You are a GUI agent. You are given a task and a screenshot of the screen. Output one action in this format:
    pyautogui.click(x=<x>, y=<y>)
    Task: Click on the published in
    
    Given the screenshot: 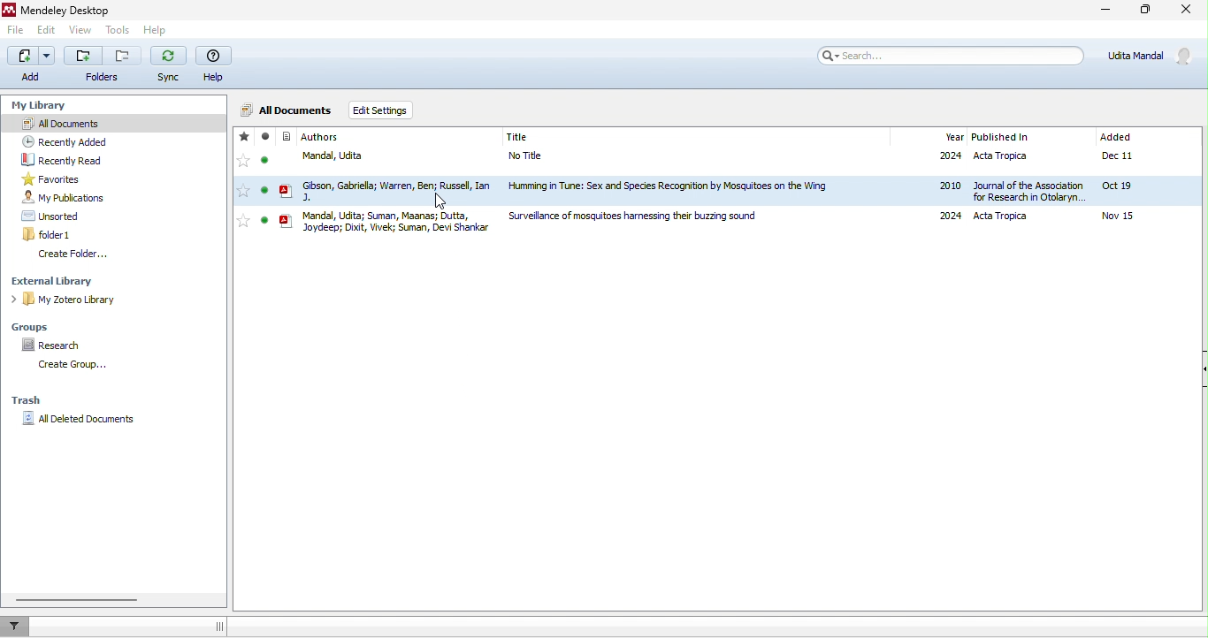 What is the action you would take?
    pyautogui.click(x=1001, y=136)
    